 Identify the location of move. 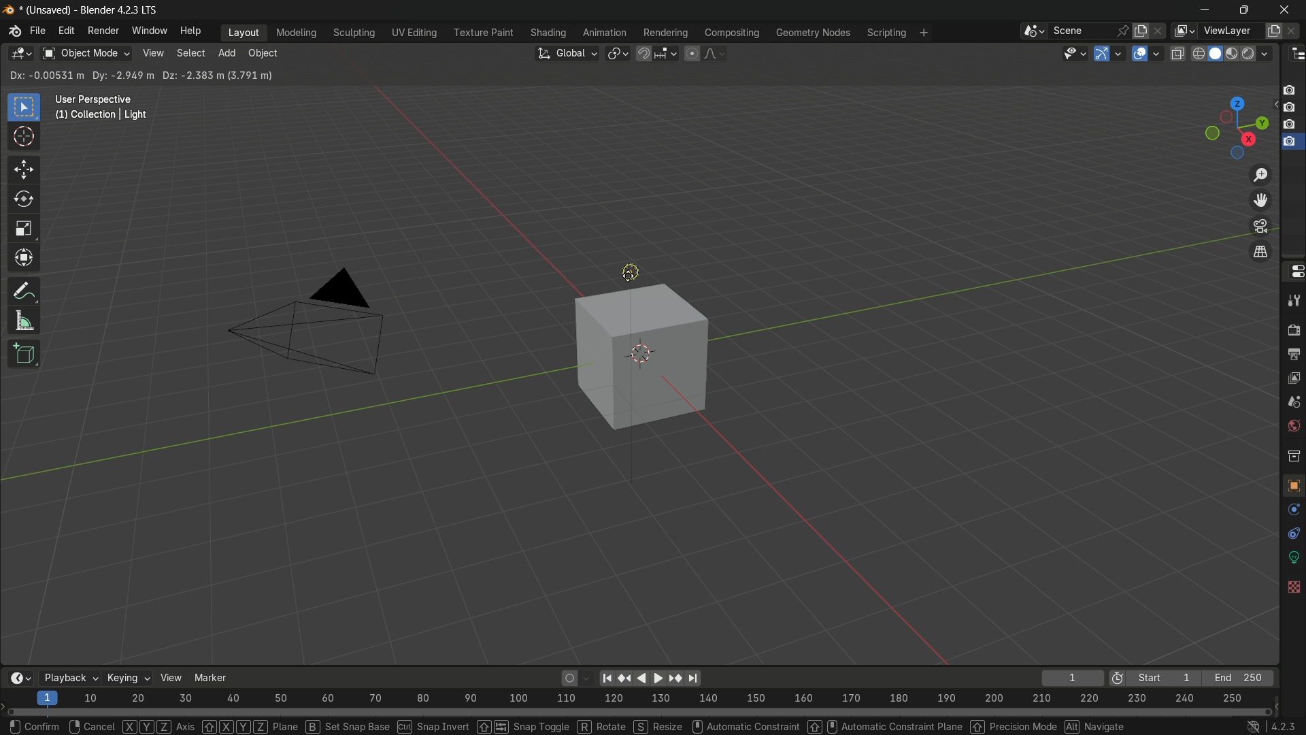
(25, 169).